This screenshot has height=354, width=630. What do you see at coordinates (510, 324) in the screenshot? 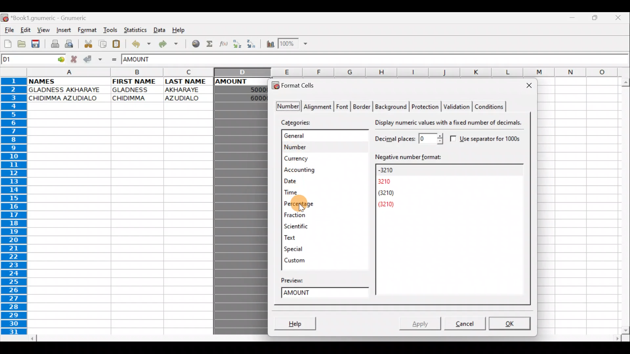
I see `OK` at bounding box center [510, 324].